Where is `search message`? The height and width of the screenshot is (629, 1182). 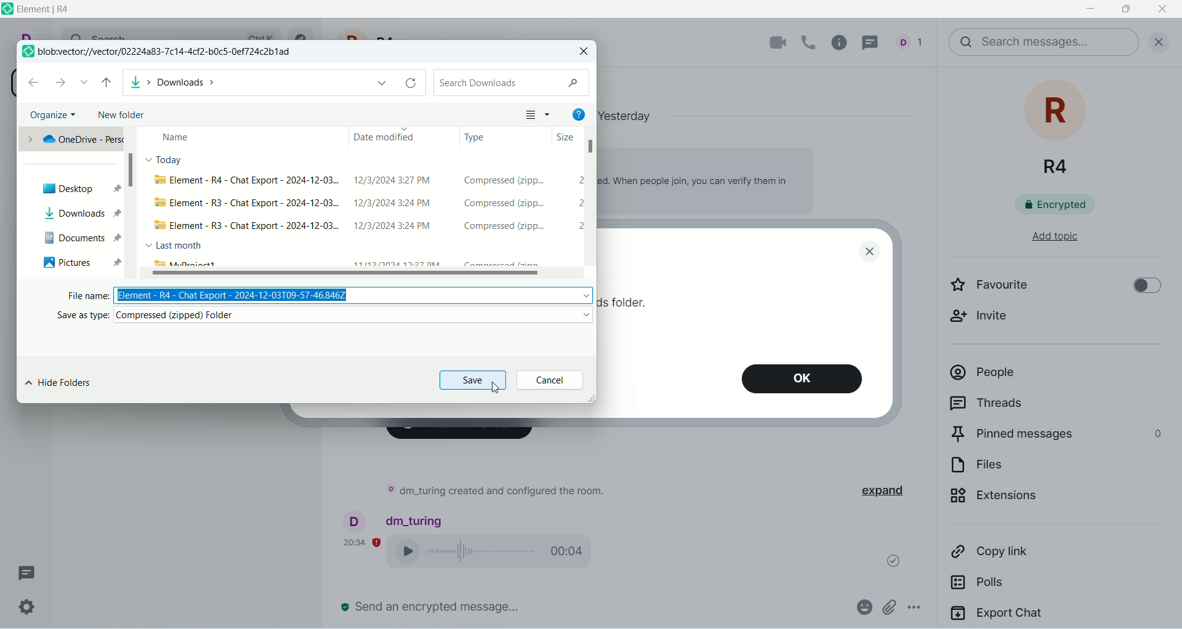
search message is located at coordinates (1043, 42).